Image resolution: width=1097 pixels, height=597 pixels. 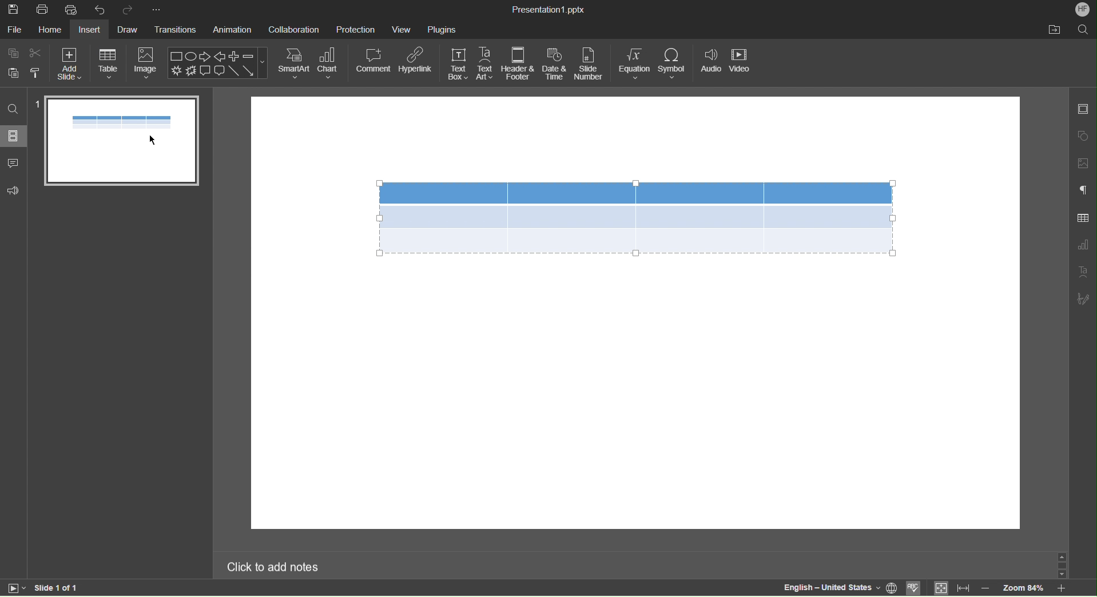 What do you see at coordinates (11, 74) in the screenshot?
I see `Paste` at bounding box center [11, 74].